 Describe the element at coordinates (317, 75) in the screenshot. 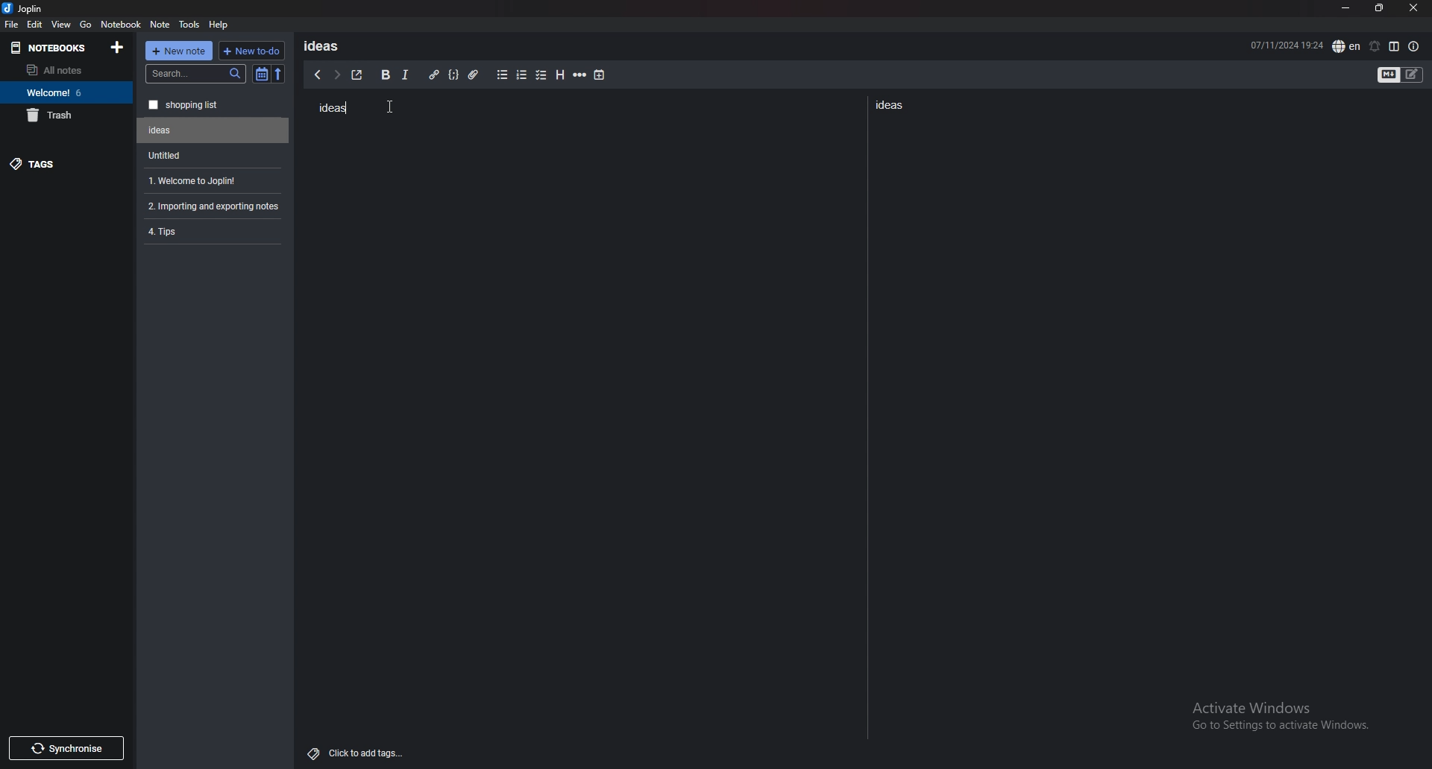

I see `previous` at that location.